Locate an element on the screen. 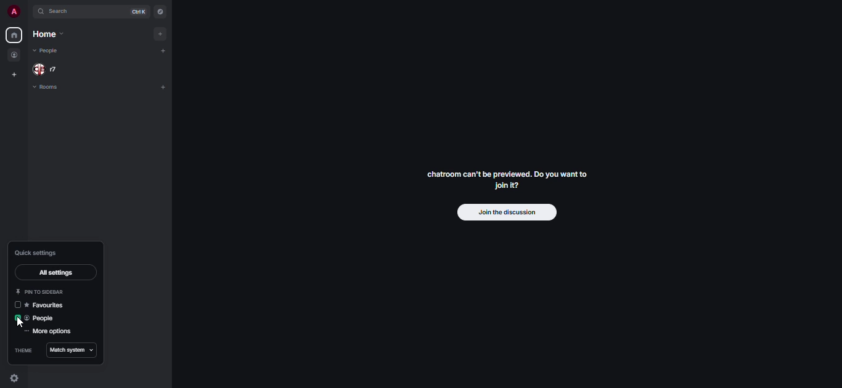  add is located at coordinates (167, 52).